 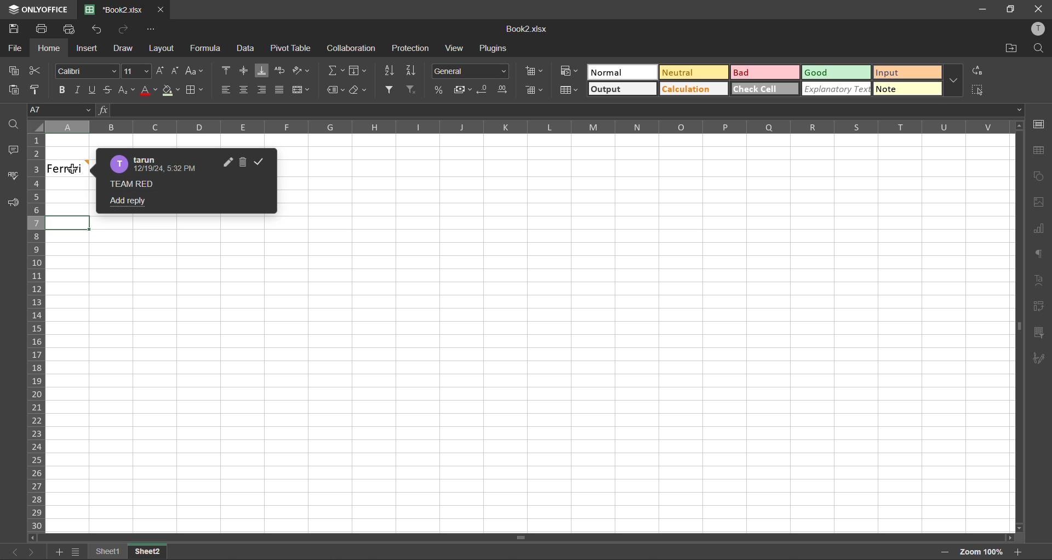 I want to click on Cursor, so click(x=73, y=169).